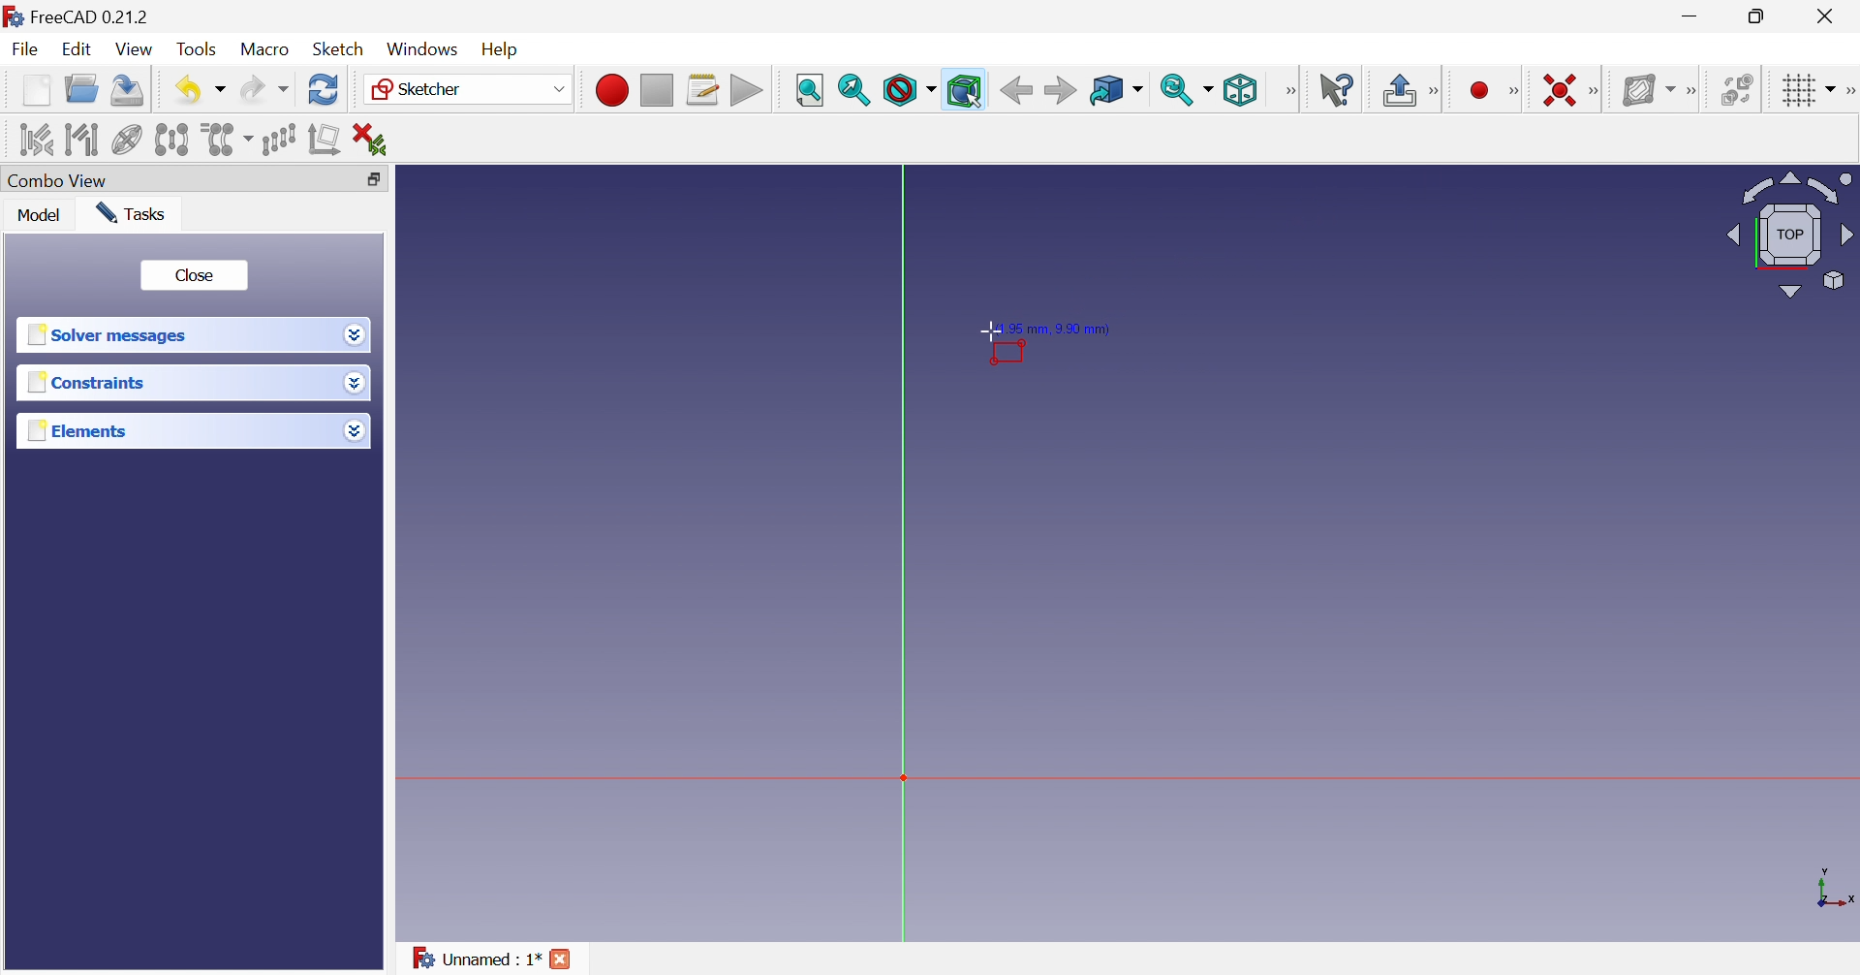  I want to click on Fit all, so click(810, 90).